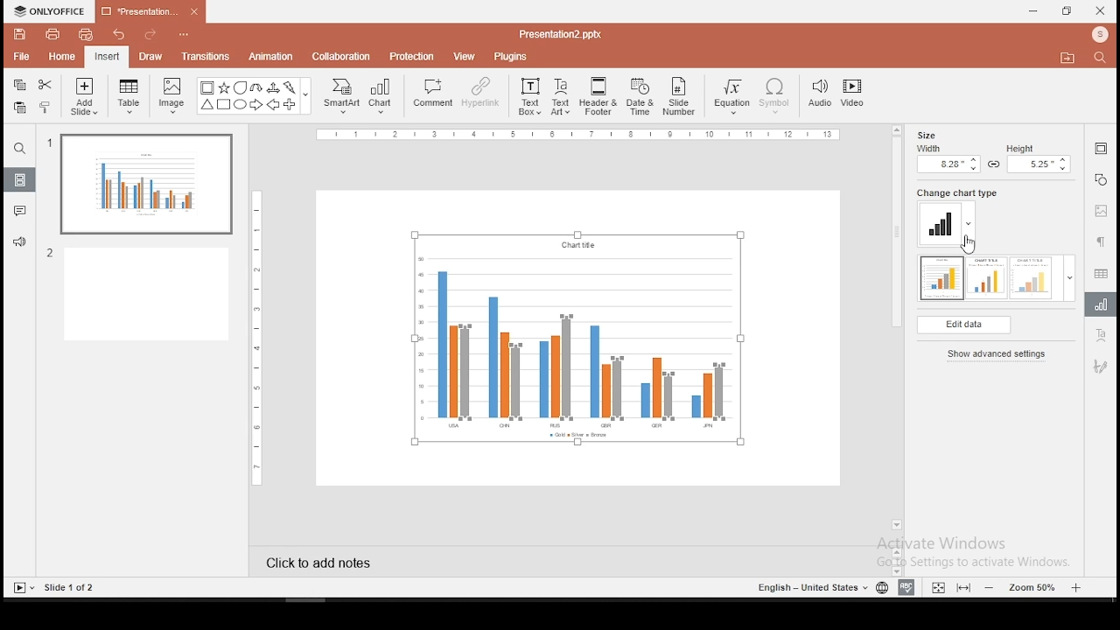  I want to click on image settings, so click(1101, 212).